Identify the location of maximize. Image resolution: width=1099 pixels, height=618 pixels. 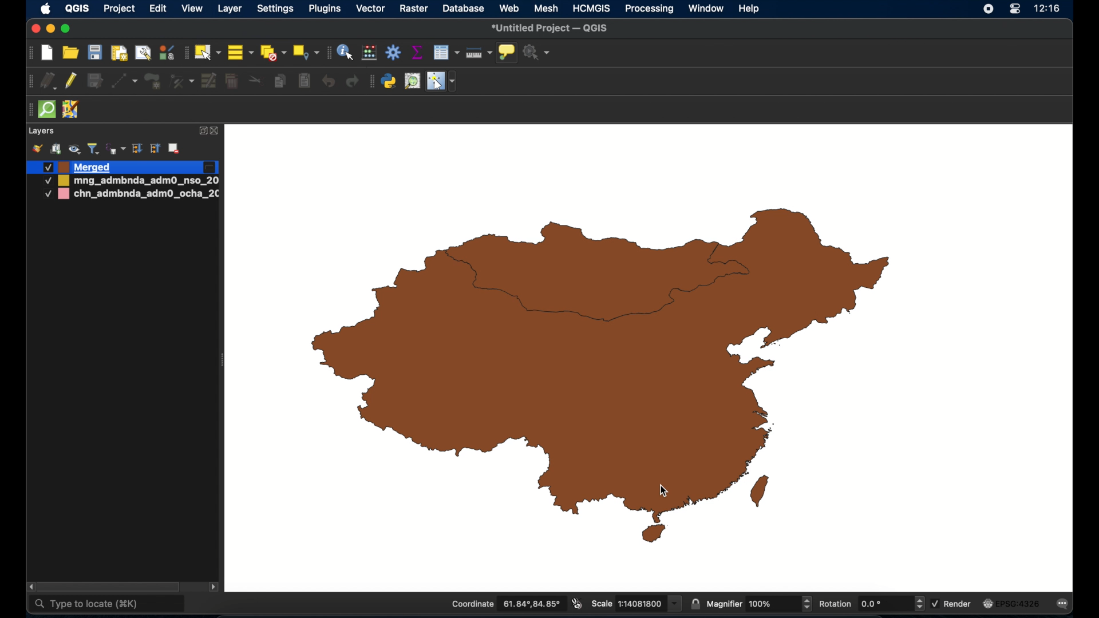
(66, 29).